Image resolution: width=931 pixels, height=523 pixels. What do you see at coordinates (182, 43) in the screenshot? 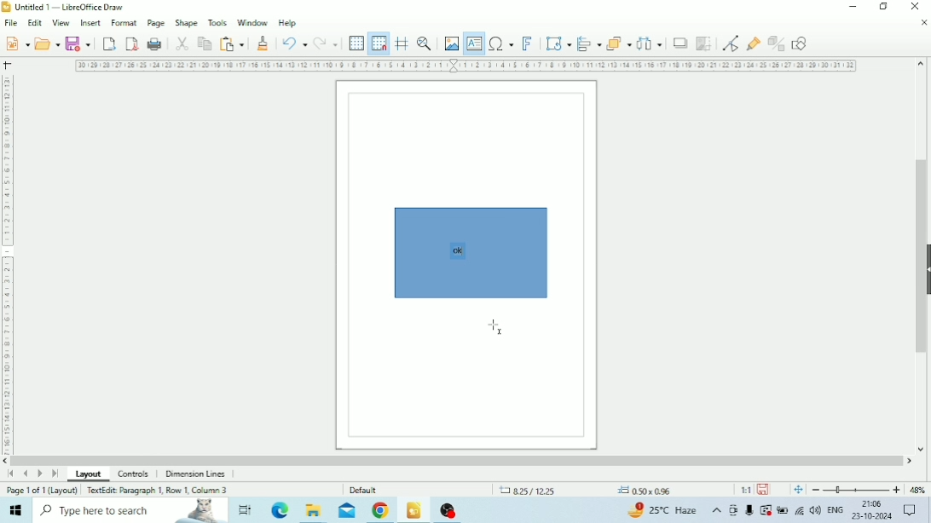
I see `Cut` at bounding box center [182, 43].